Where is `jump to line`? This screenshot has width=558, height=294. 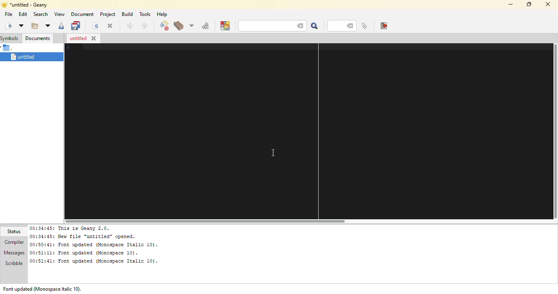 jump to line is located at coordinates (364, 26).